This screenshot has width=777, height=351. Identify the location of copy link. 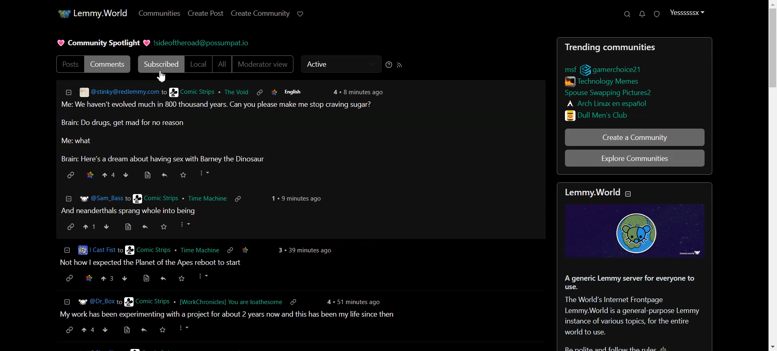
(69, 332).